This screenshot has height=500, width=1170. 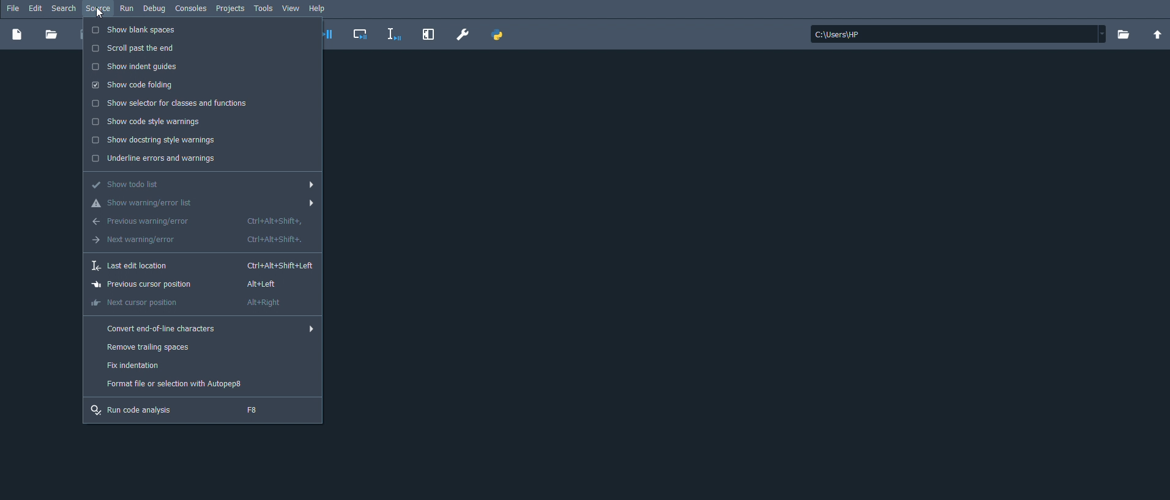 I want to click on Source, so click(x=100, y=8).